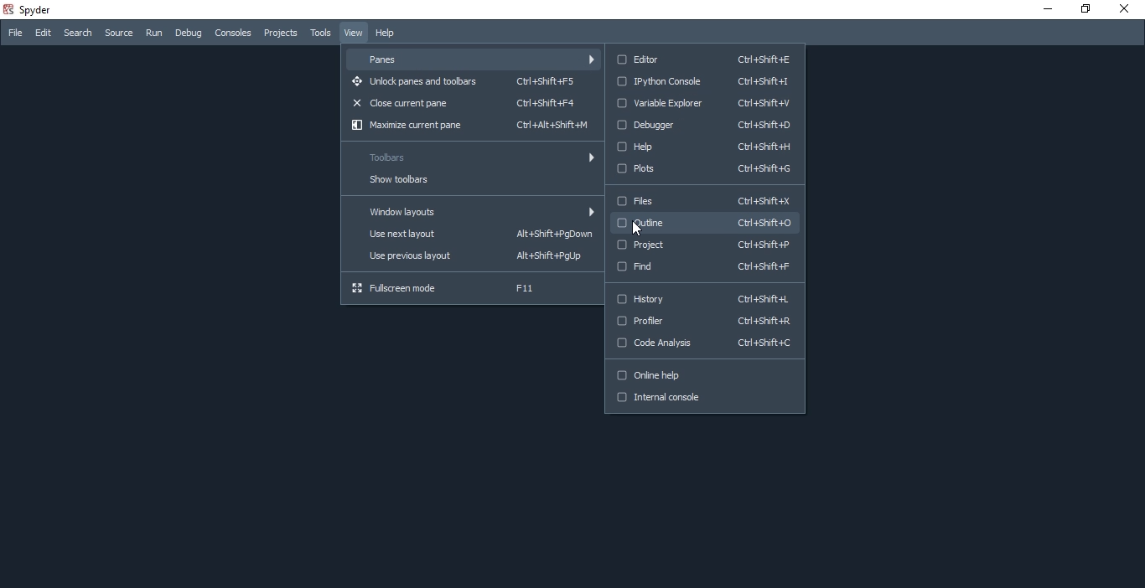 This screenshot has height=588, width=1145. What do you see at coordinates (471, 257) in the screenshot?
I see `Use previous layout` at bounding box center [471, 257].